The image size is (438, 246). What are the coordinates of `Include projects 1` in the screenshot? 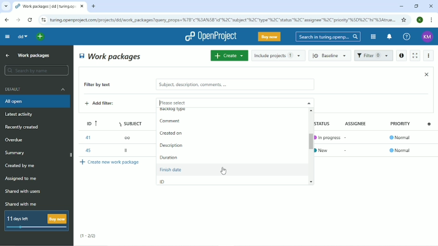 It's located at (278, 55).